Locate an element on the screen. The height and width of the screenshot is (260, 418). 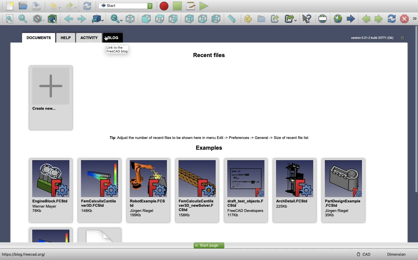
Draw Style is located at coordinates (39, 19).